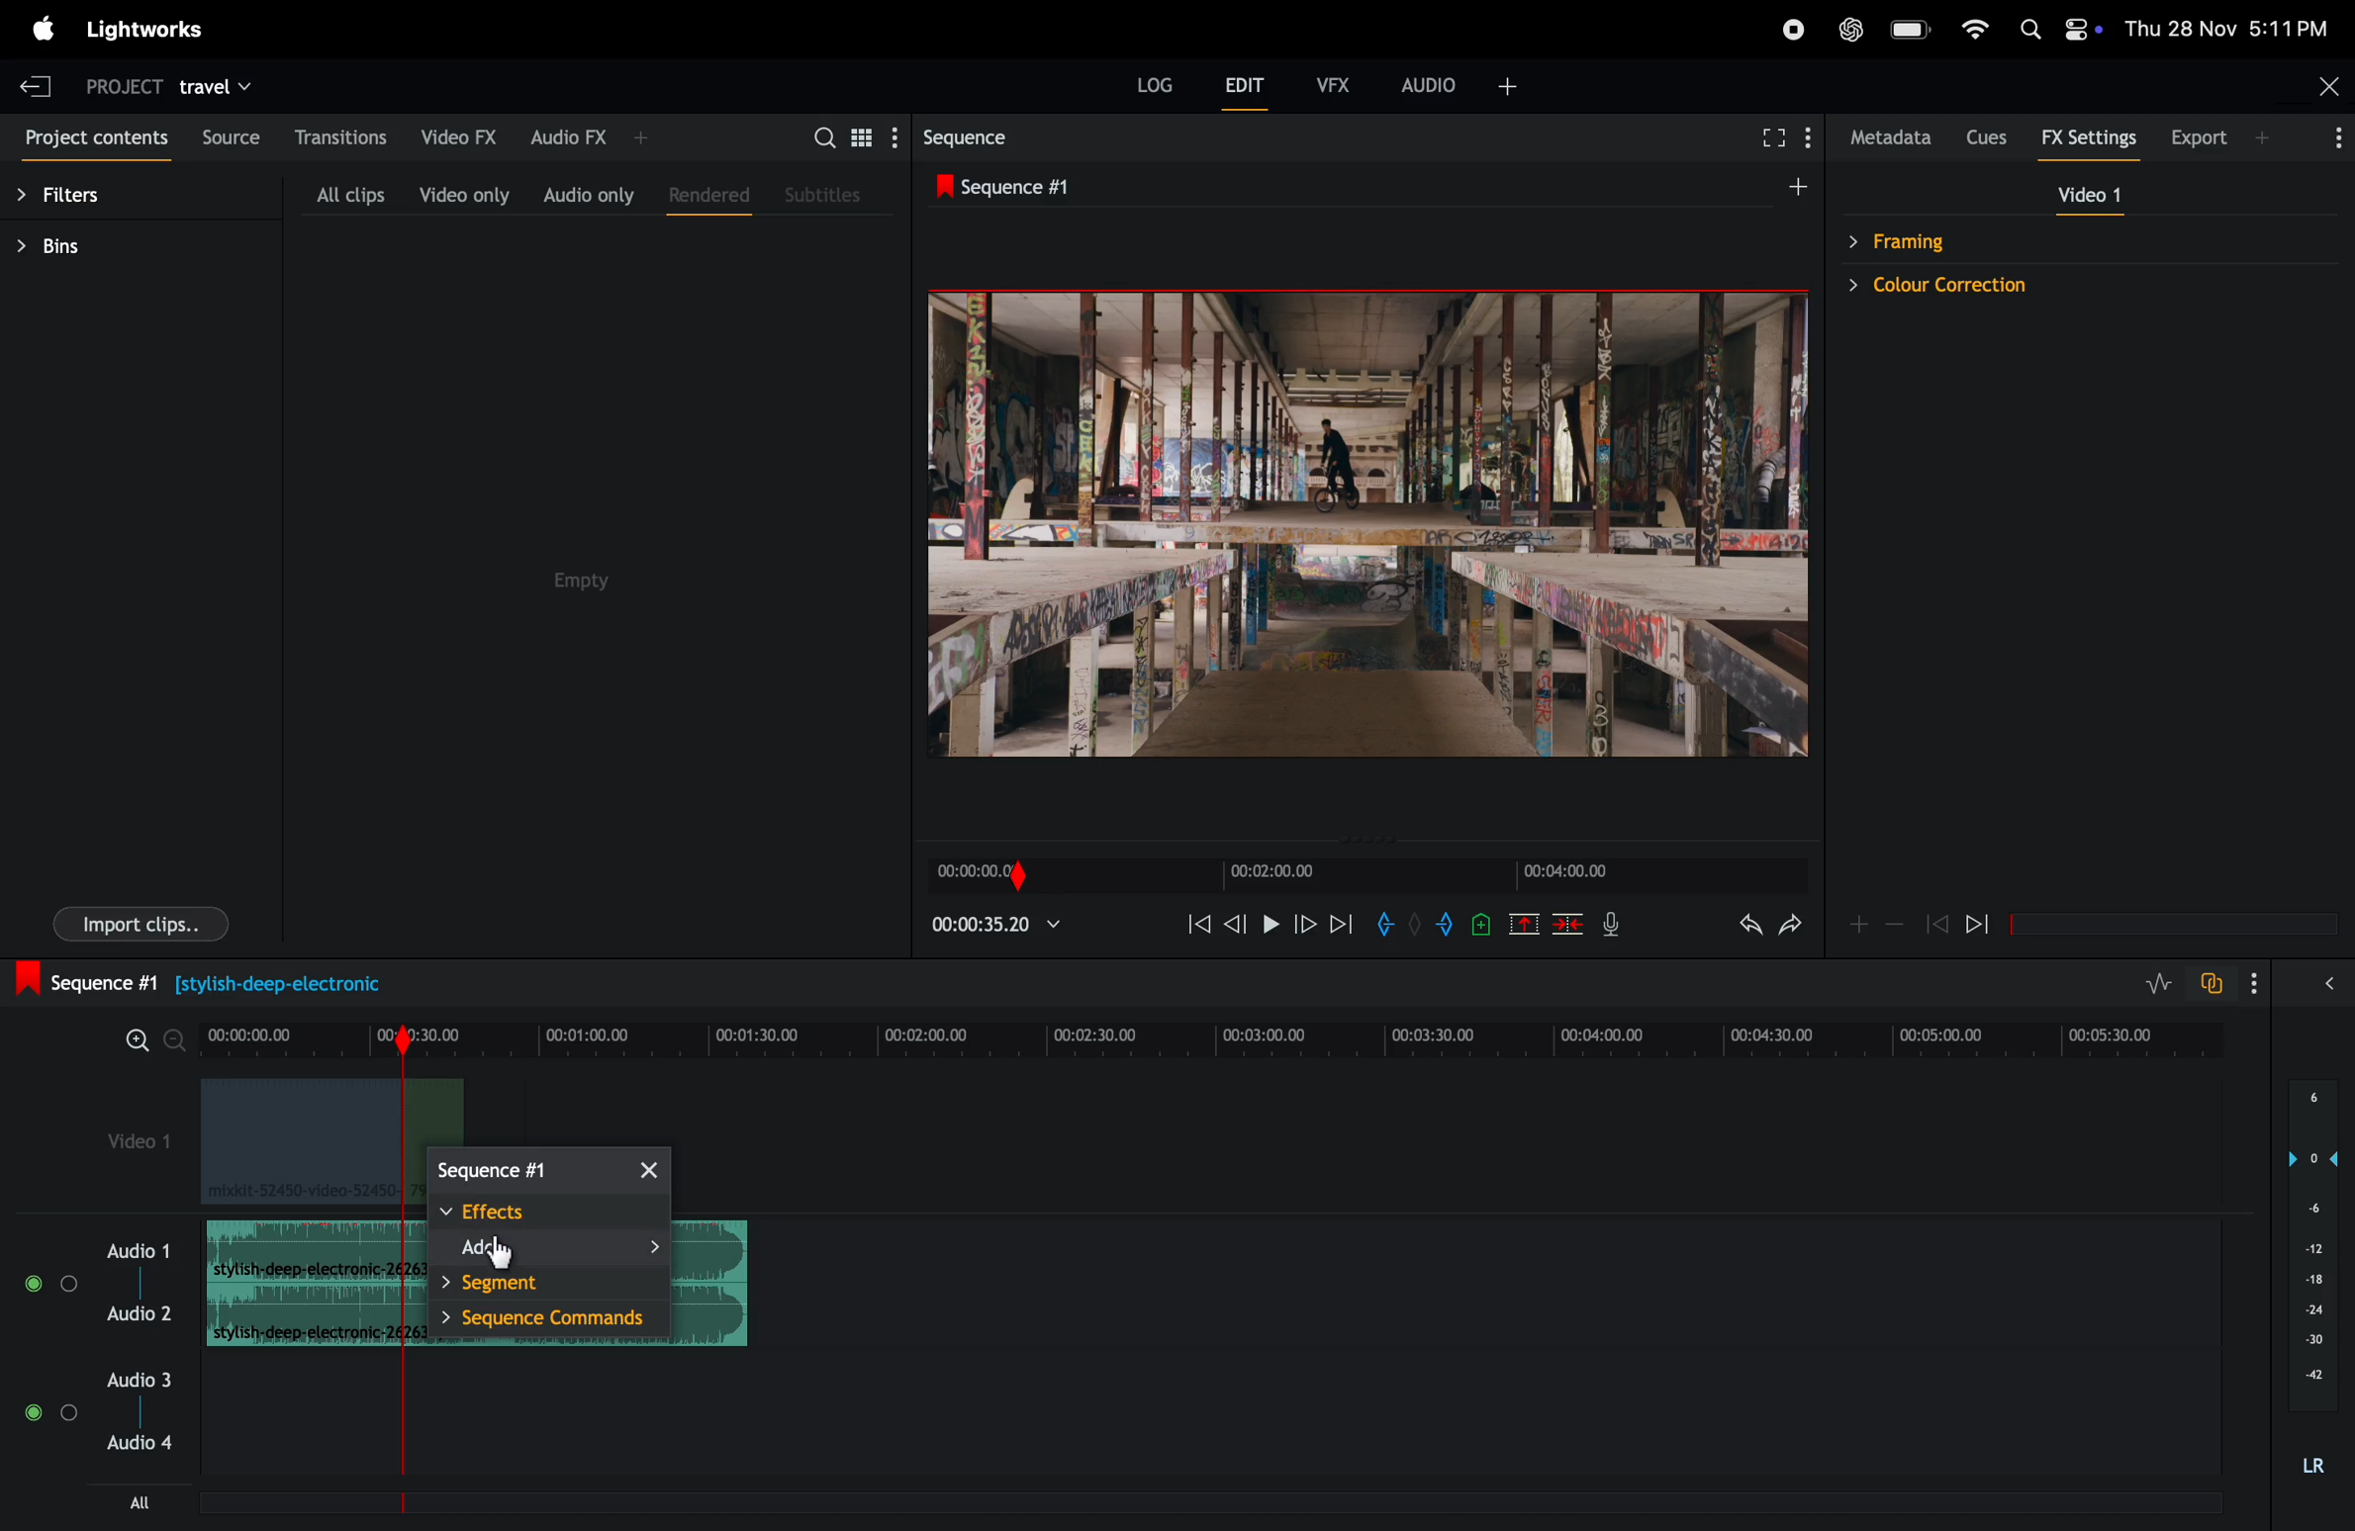 This screenshot has width=2355, height=1531. I want to click on Empty, so click(594, 600).